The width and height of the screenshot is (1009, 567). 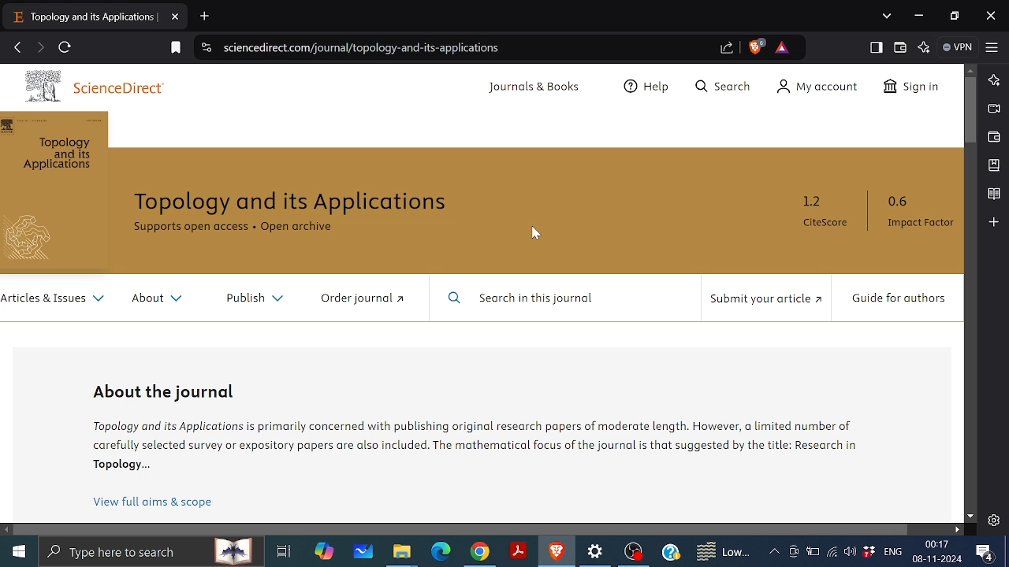 What do you see at coordinates (952, 16) in the screenshot?
I see `restore down` at bounding box center [952, 16].